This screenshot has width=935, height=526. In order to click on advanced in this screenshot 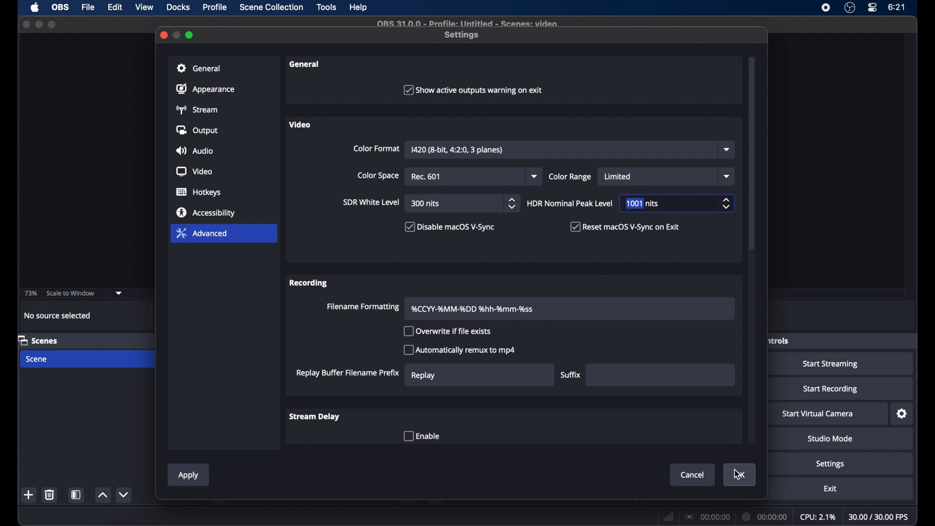, I will do `click(202, 233)`.